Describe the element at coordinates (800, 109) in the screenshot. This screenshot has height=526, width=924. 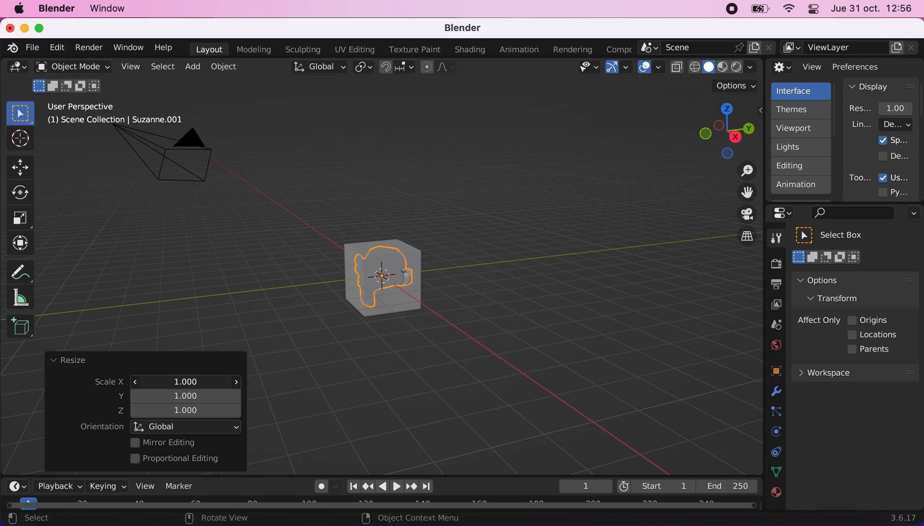
I see `themes` at that location.